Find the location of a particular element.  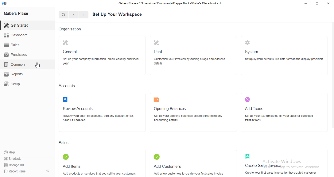

Reports is located at coordinates (13, 73).